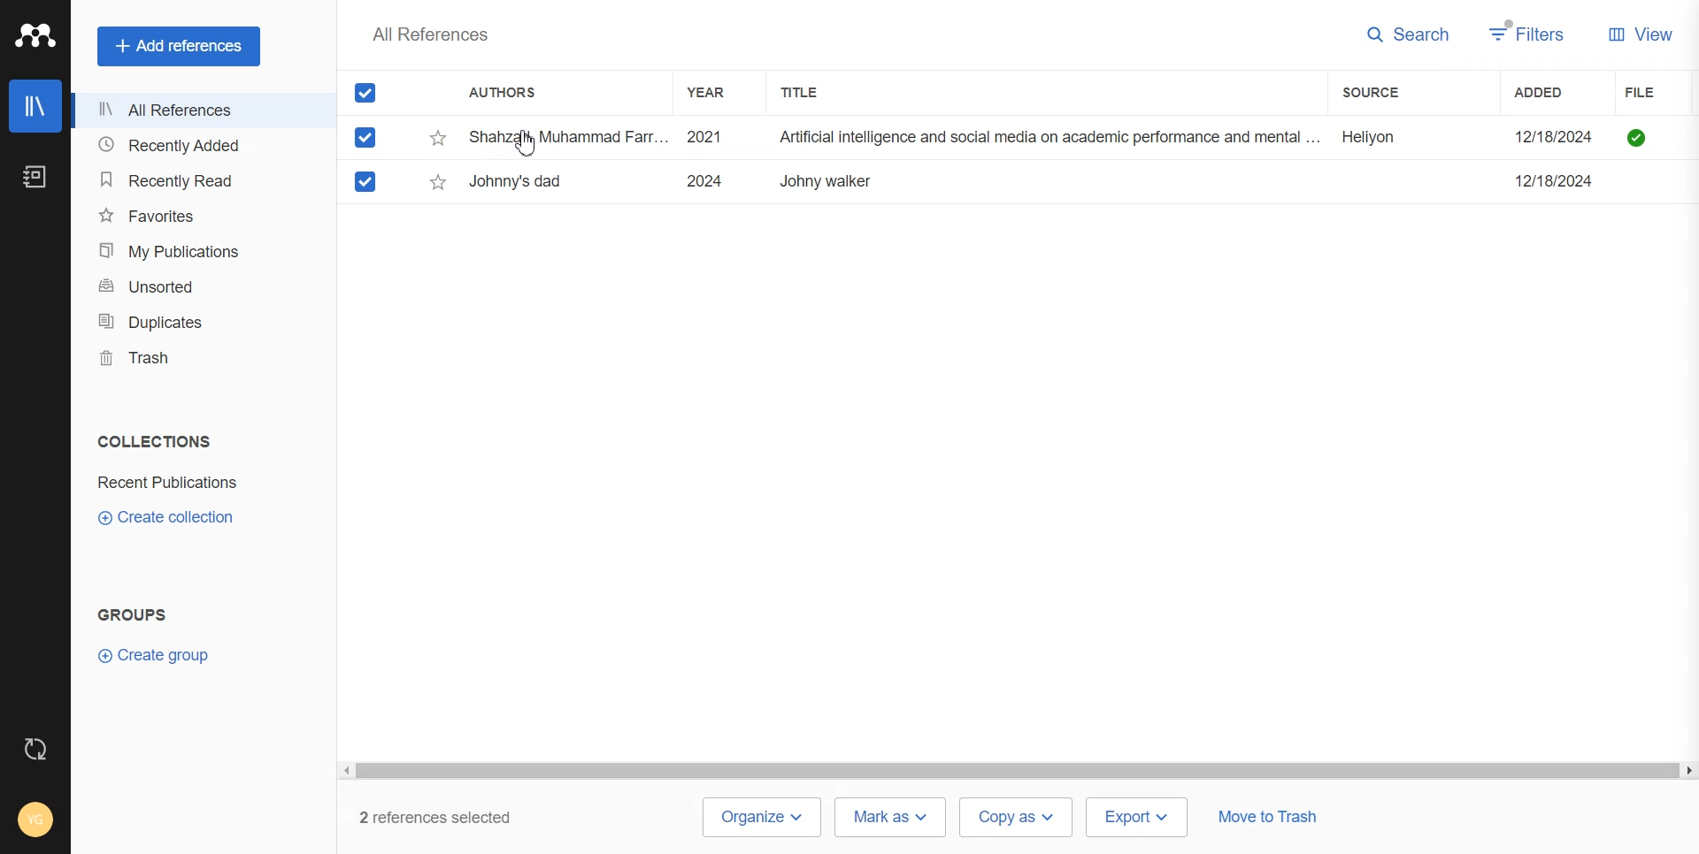 This screenshot has height=854, width=1699. Describe the element at coordinates (133, 614) in the screenshot. I see `Text 2` at that location.